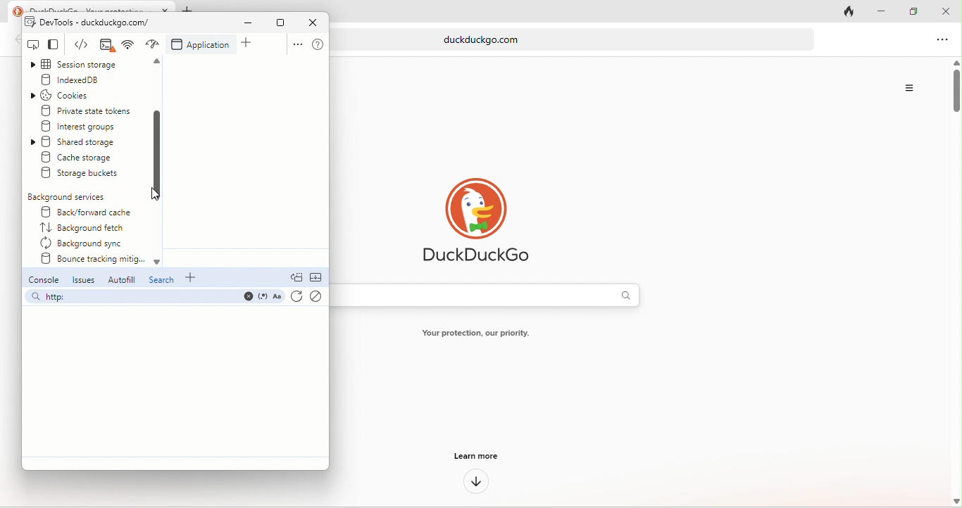  What do you see at coordinates (908, 9) in the screenshot?
I see `maximize` at bounding box center [908, 9].